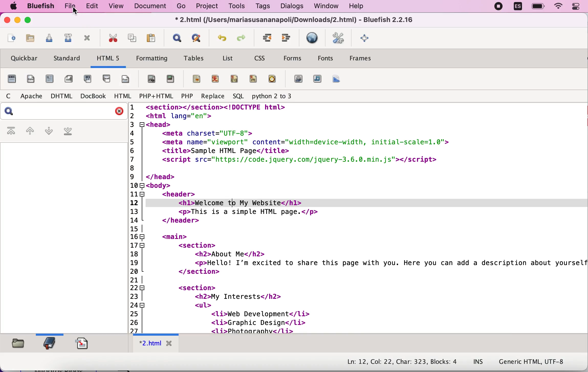  Describe the element at coordinates (14, 111) in the screenshot. I see `search` at that location.